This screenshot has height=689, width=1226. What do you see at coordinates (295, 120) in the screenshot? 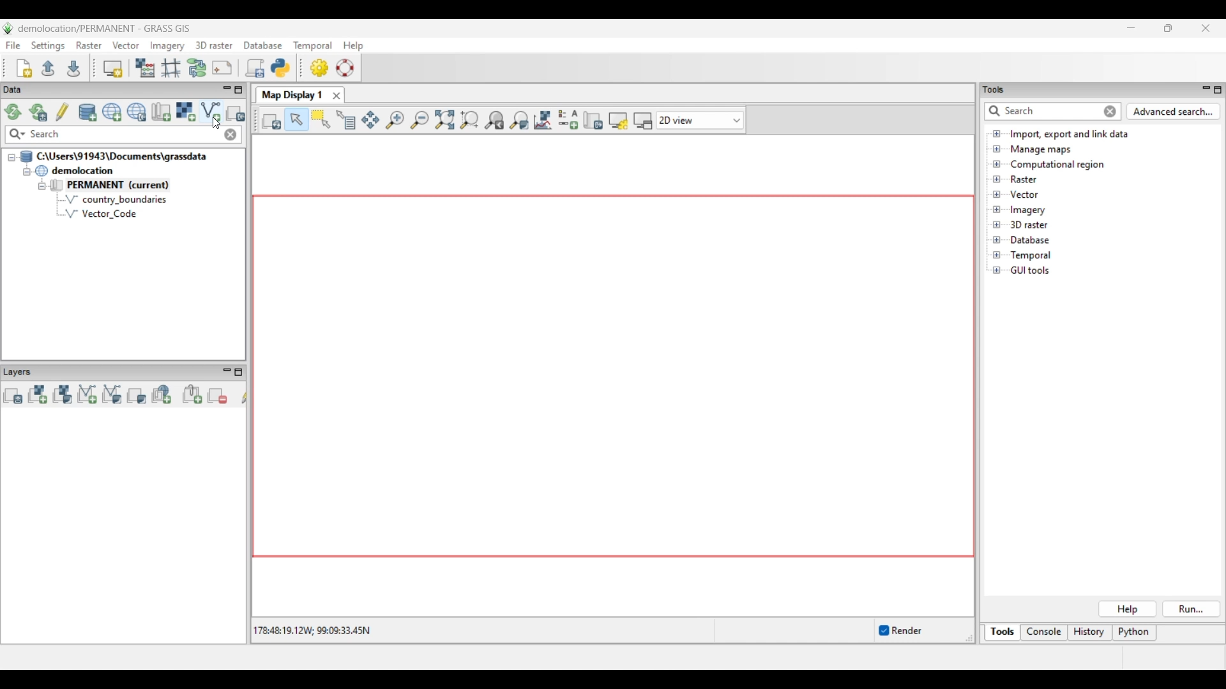
I see `Pointer, current highlighted selection` at bounding box center [295, 120].